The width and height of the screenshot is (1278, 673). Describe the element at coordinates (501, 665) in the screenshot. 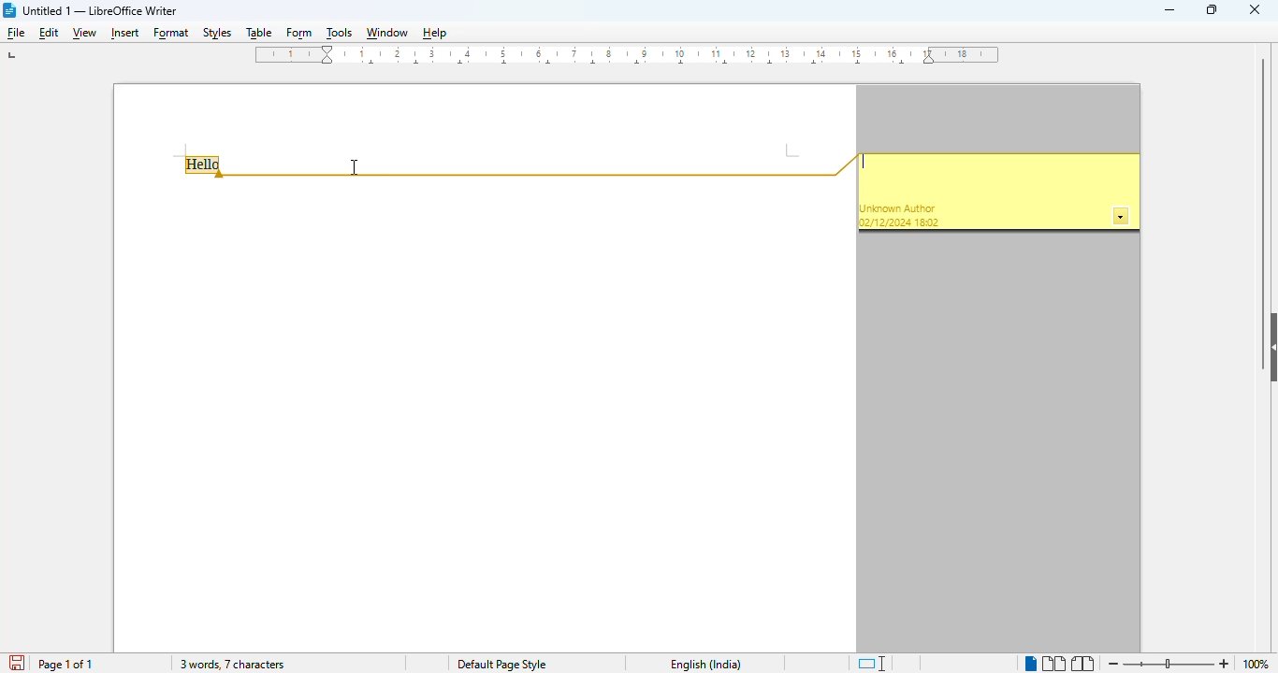

I see `page style` at that location.